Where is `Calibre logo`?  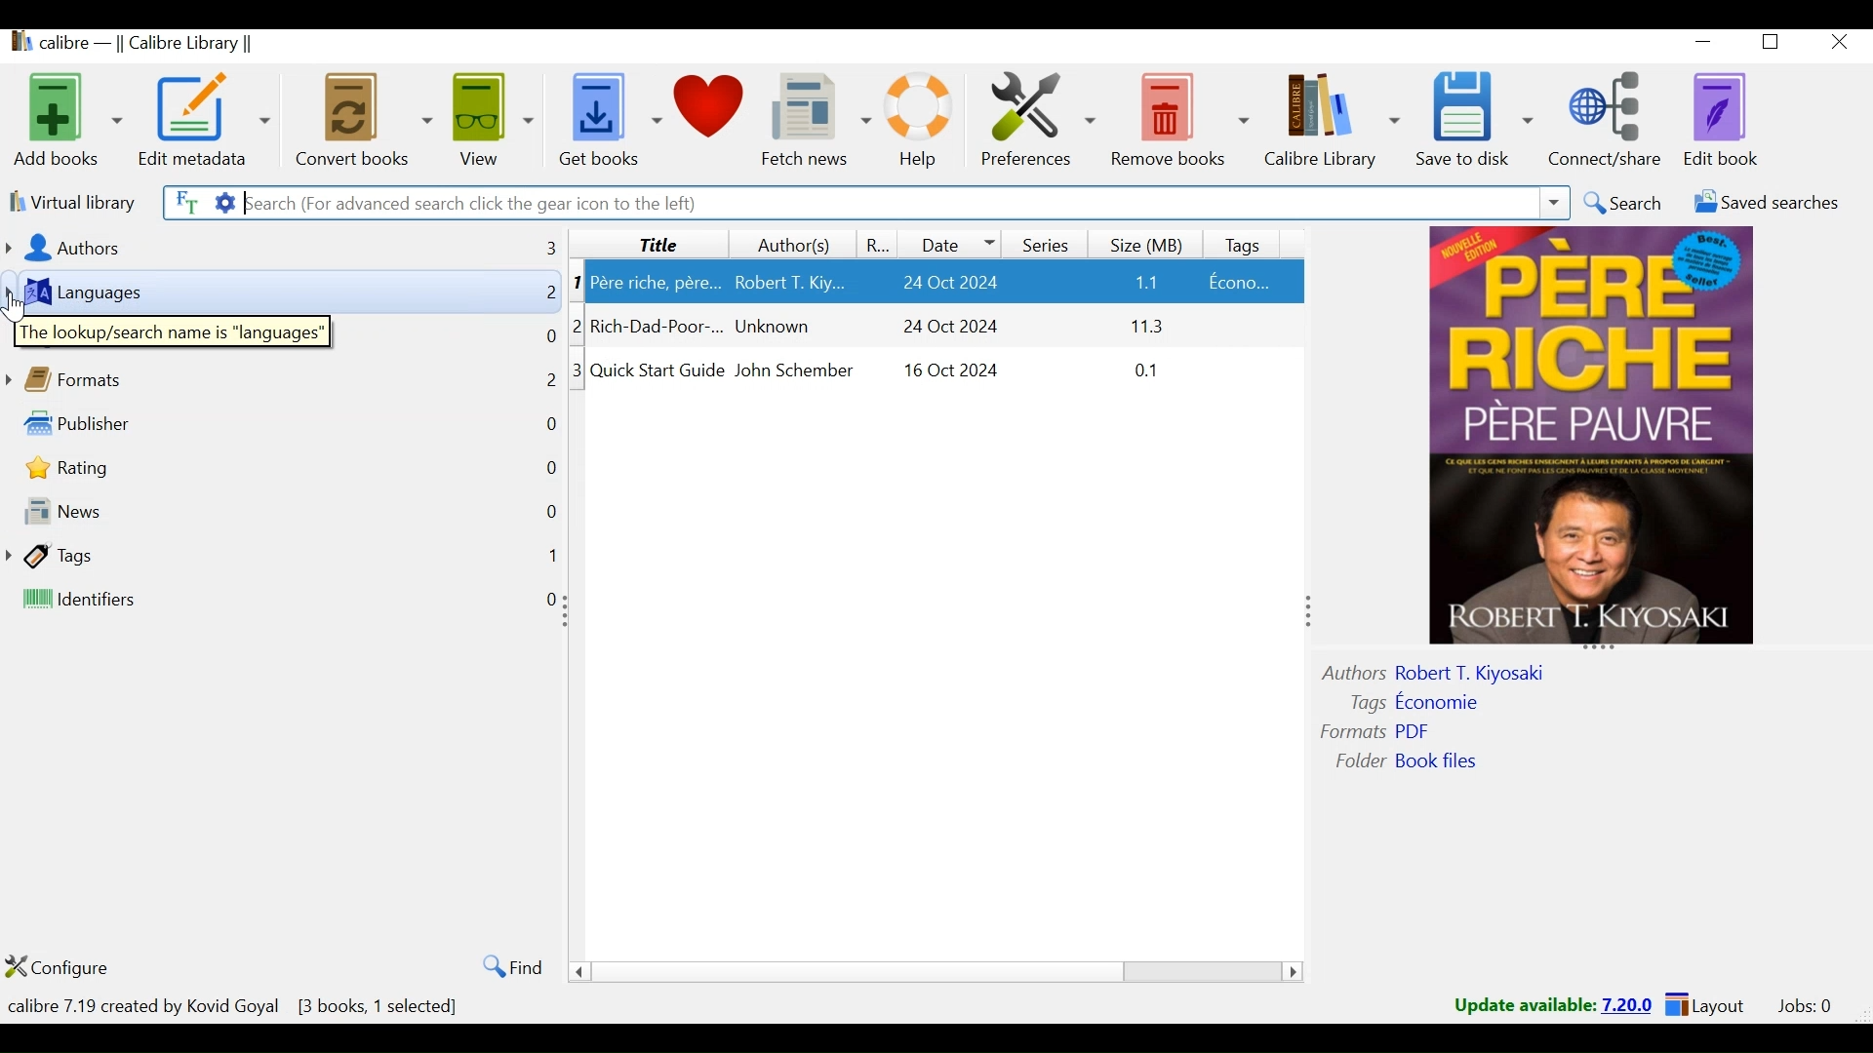 Calibre logo is located at coordinates (17, 45).